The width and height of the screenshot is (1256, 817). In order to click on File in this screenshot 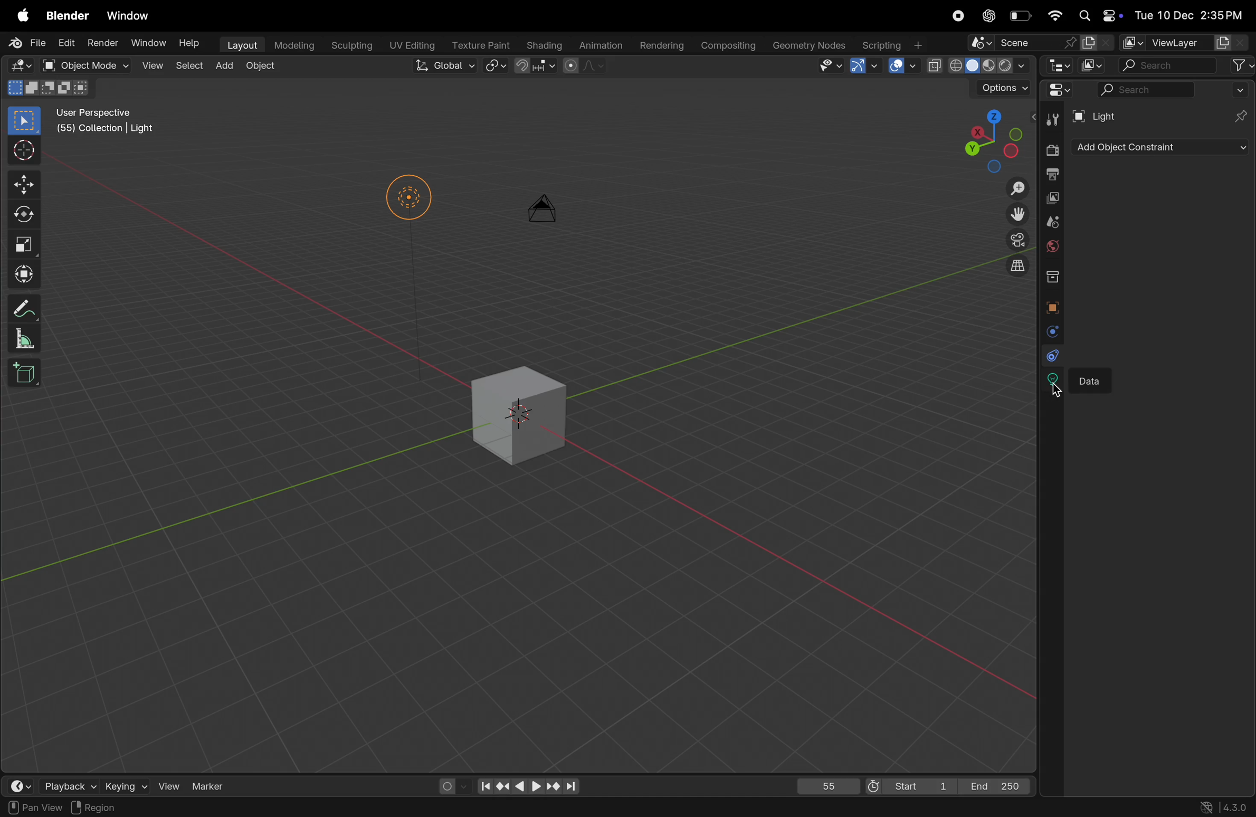, I will do `click(25, 43)`.